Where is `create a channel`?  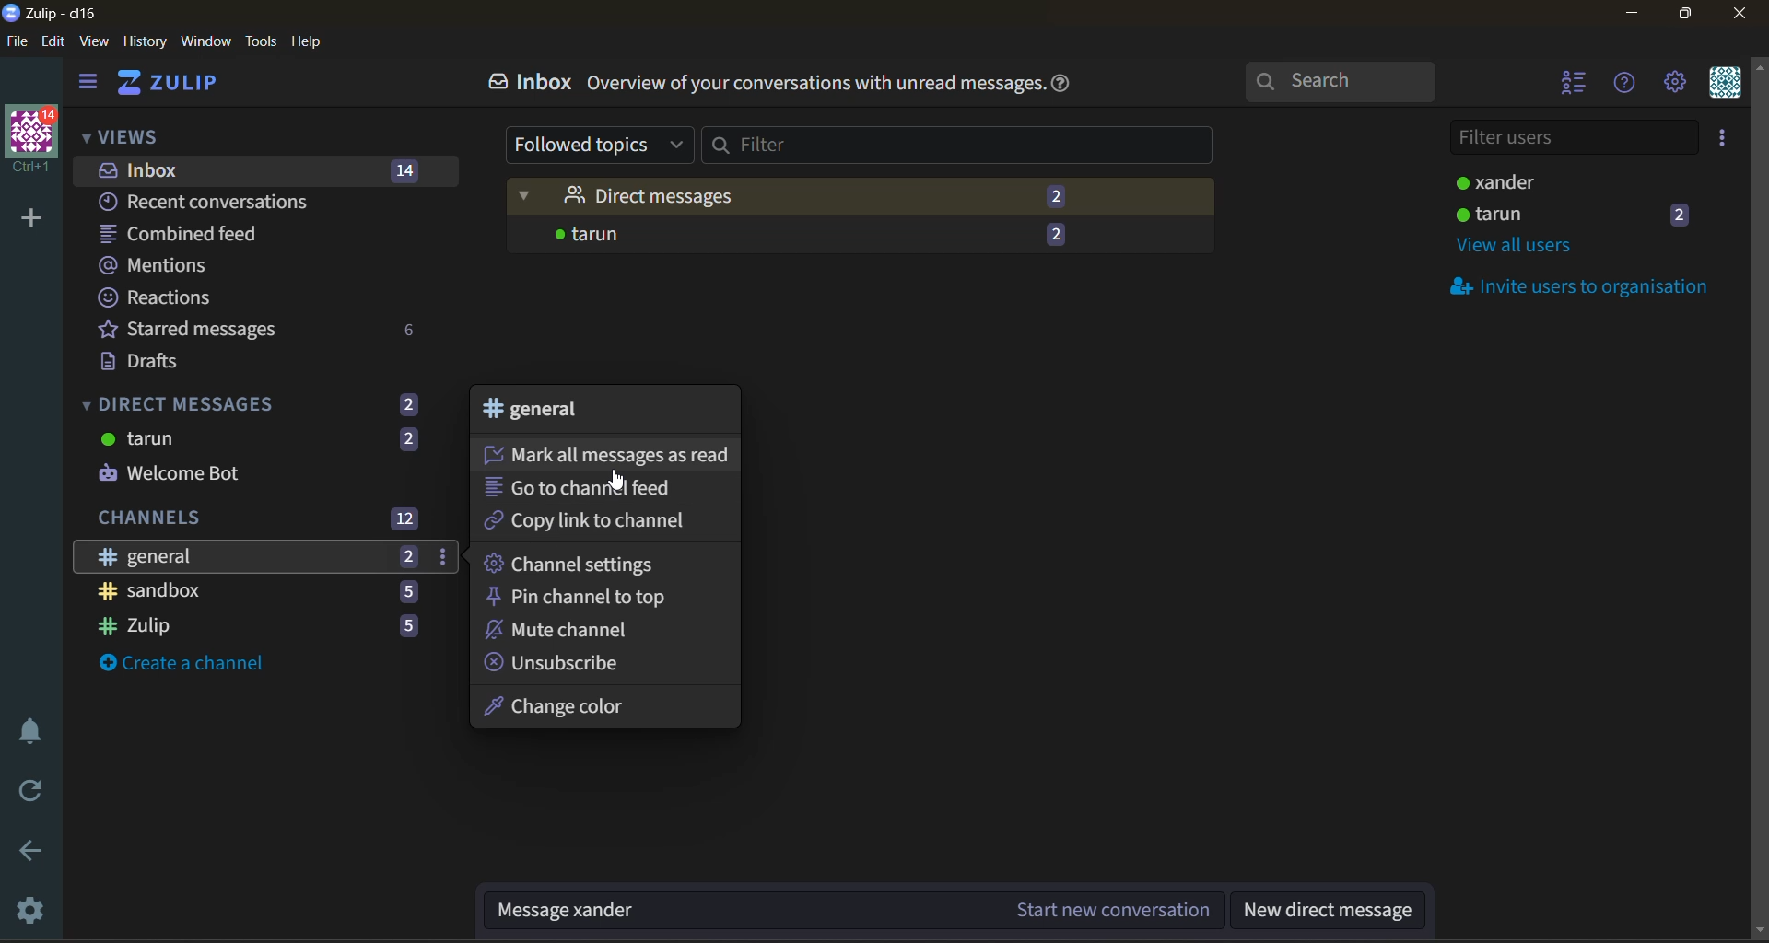
create a channel is located at coordinates (197, 669).